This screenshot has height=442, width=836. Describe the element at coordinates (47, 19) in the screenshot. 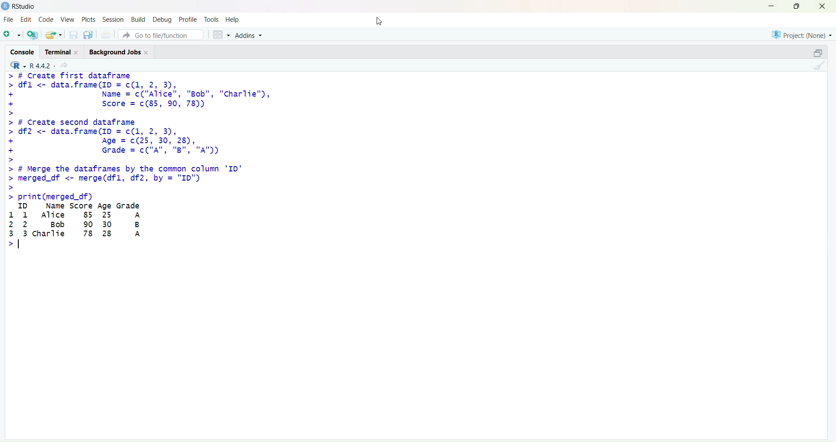

I see `Code` at that location.